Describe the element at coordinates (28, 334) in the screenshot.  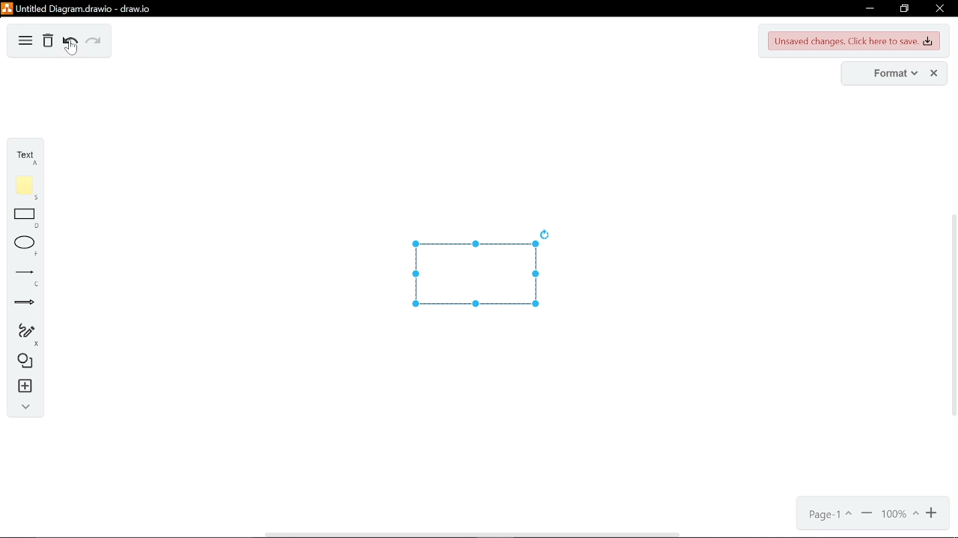
I see `freehand` at that location.